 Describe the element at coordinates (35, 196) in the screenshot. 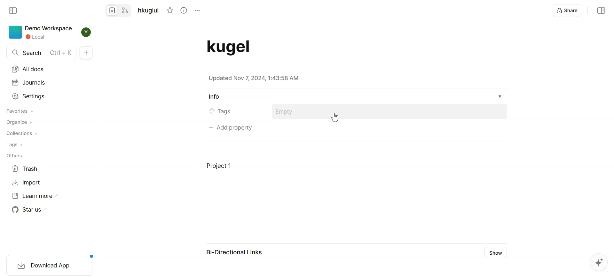

I see `Learn more` at that location.